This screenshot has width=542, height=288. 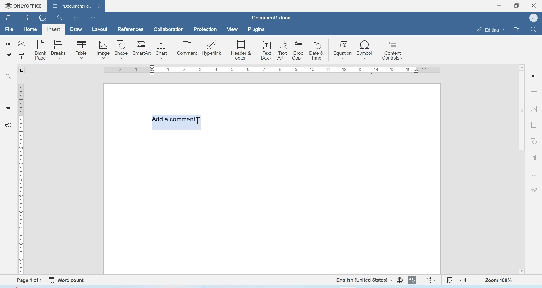 What do you see at coordinates (534, 76) in the screenshot?
I see `Paragraph settings` at bounding box center [534, 76].